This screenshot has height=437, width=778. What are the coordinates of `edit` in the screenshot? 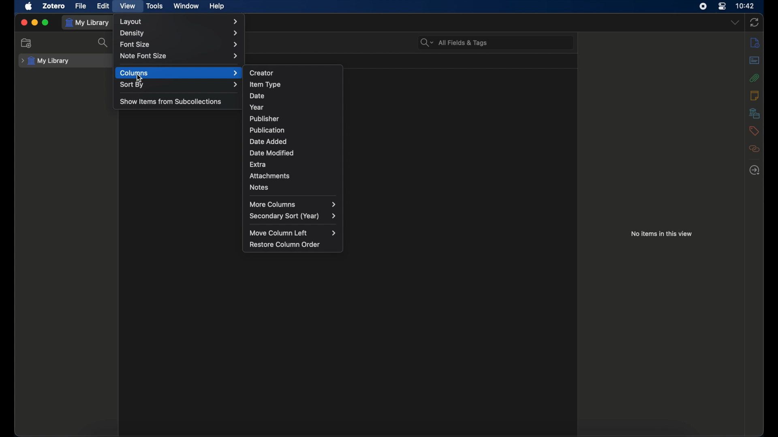 It's located at (103, 6).